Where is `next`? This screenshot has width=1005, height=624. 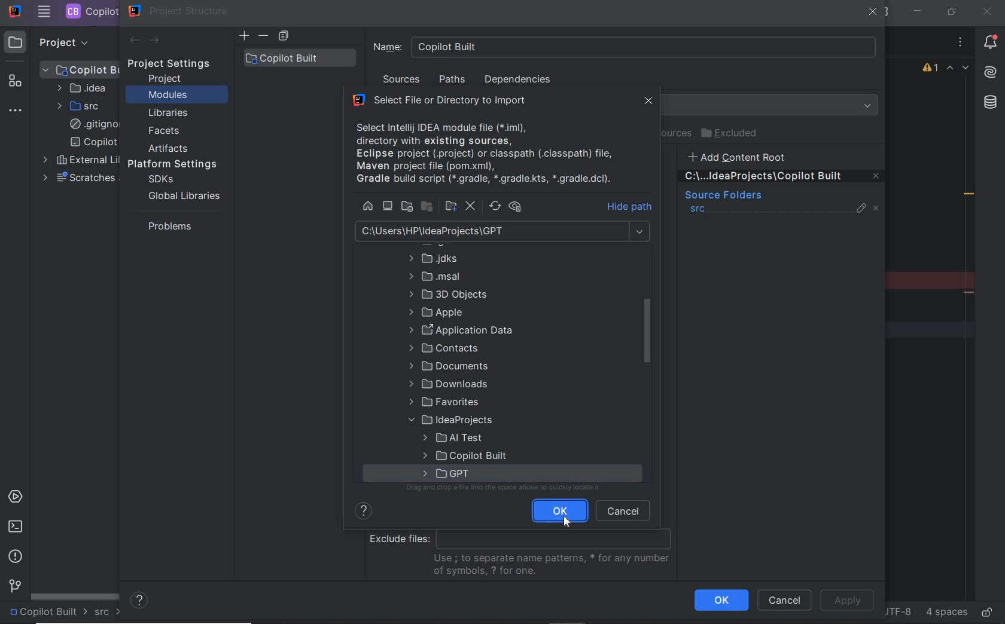 next is located at coordinates (156, 41).